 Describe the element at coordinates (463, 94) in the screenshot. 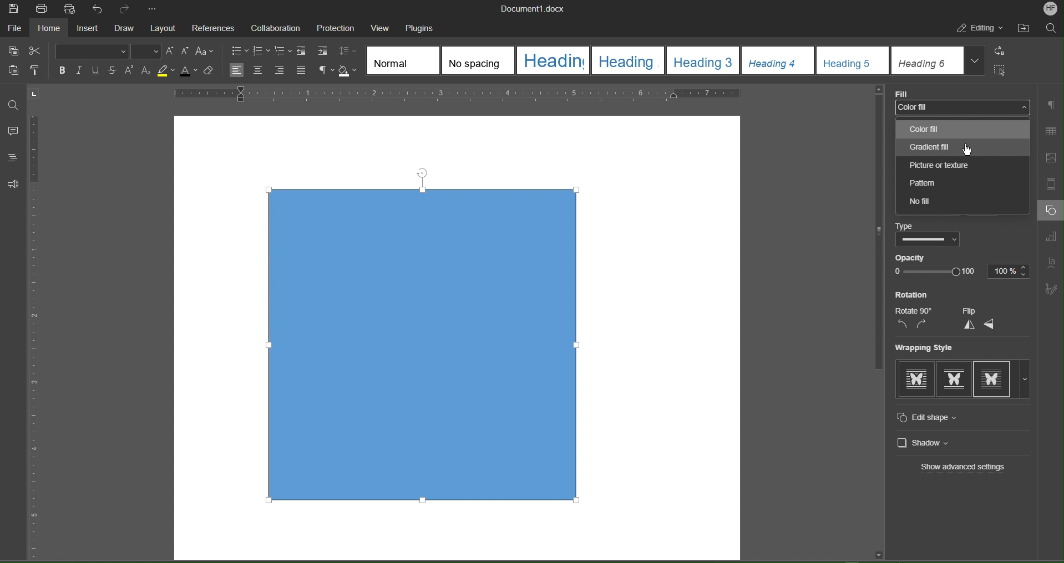

I see `Horizontal Ruler` at that location.